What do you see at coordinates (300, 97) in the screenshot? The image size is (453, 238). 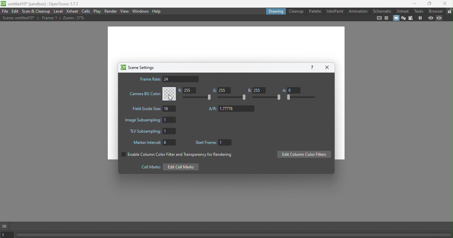 I see `Slide bar` at bounding box center [300, 97].